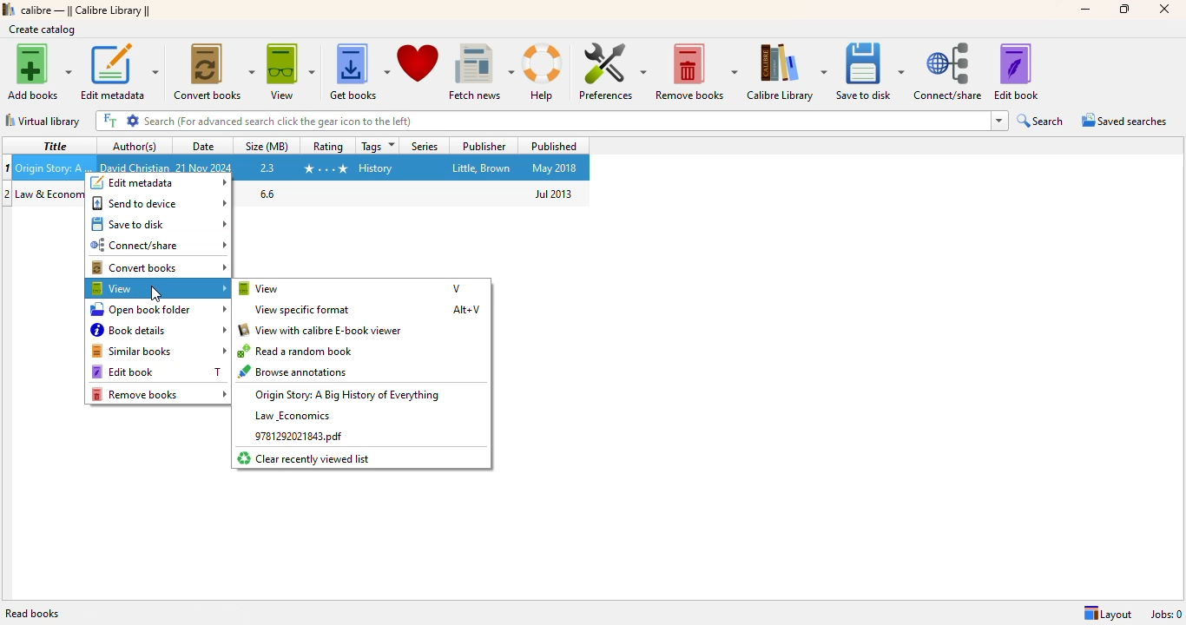  Describe the element at coordinates (327, 145) in the screenshot. I see `rating` at that location.